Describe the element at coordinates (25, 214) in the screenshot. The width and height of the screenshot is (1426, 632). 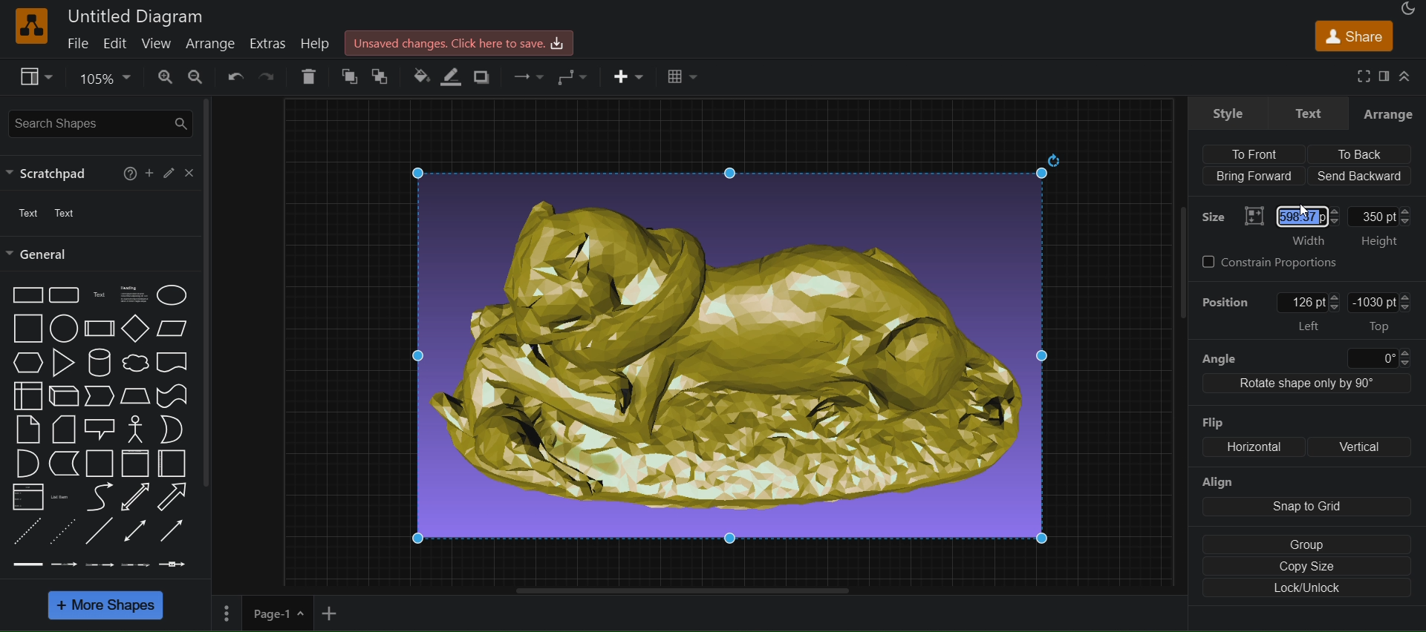
I see `text` at that location.